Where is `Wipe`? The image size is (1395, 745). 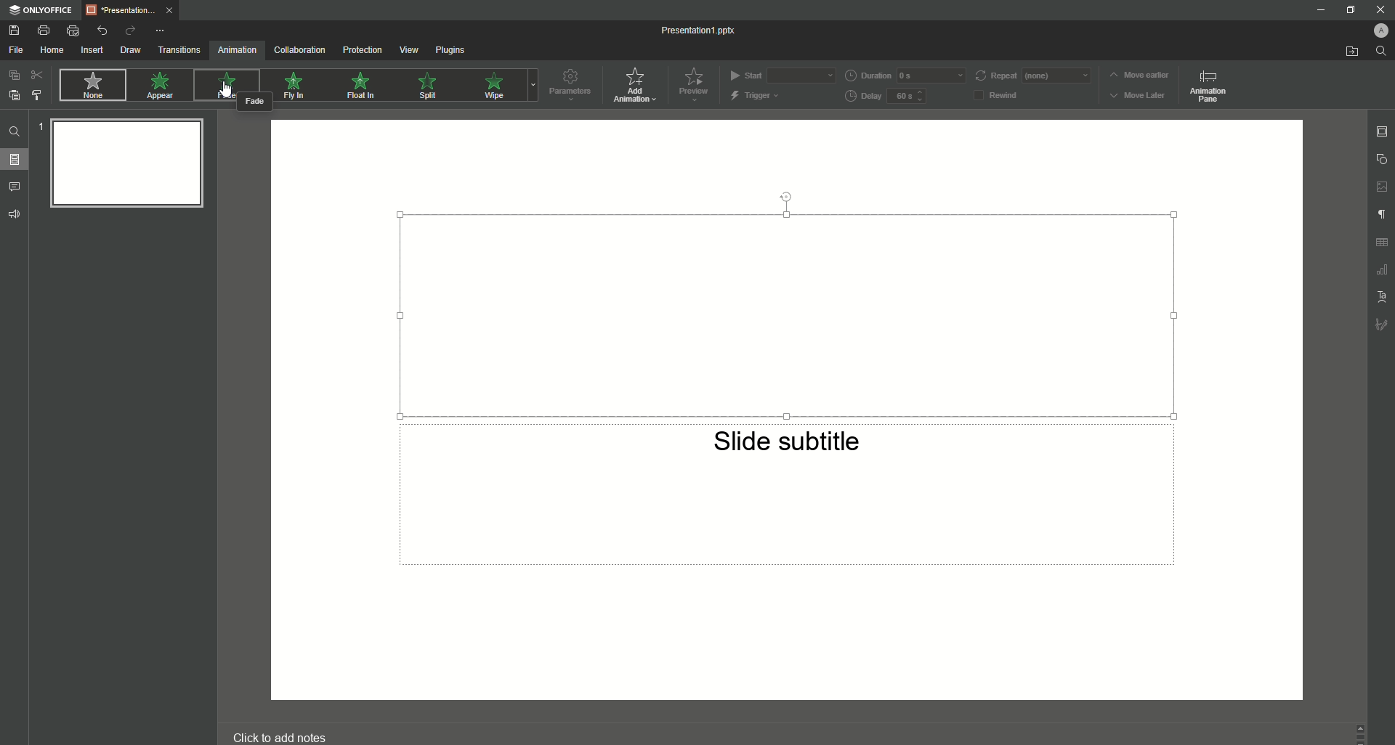
Wipe is located at coordinates (493, 85).